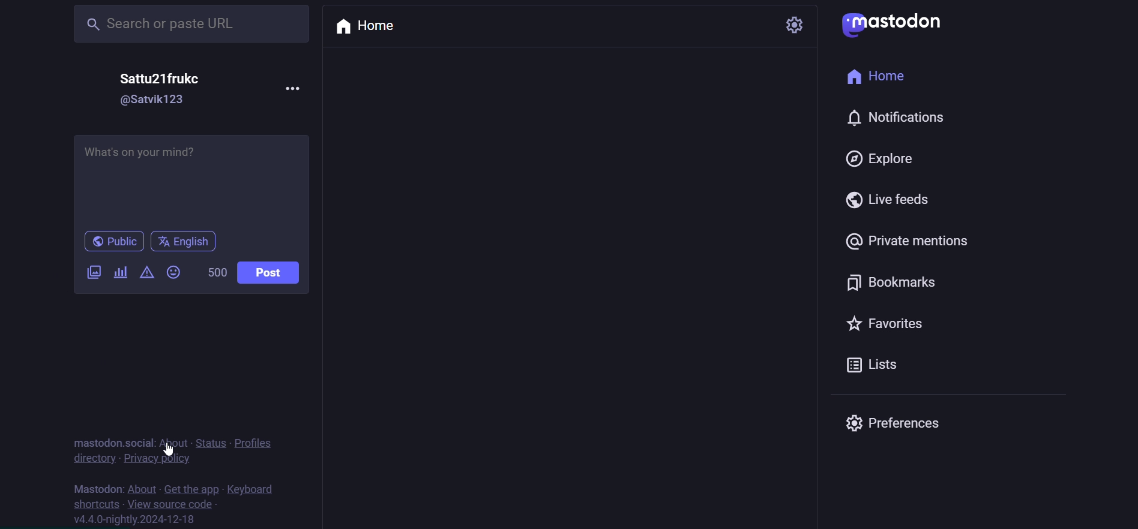  Describe the element at coordinates (107, 442) in the screenshot. I see `mastodon social` at that location.